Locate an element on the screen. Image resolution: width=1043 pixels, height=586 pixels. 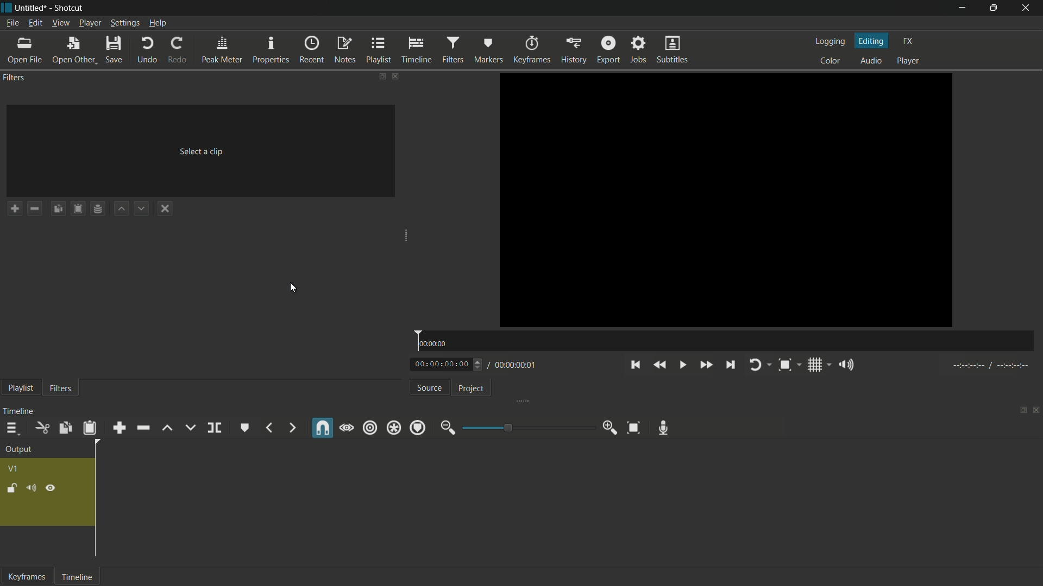
jobs is located at coordinates (638, 49).